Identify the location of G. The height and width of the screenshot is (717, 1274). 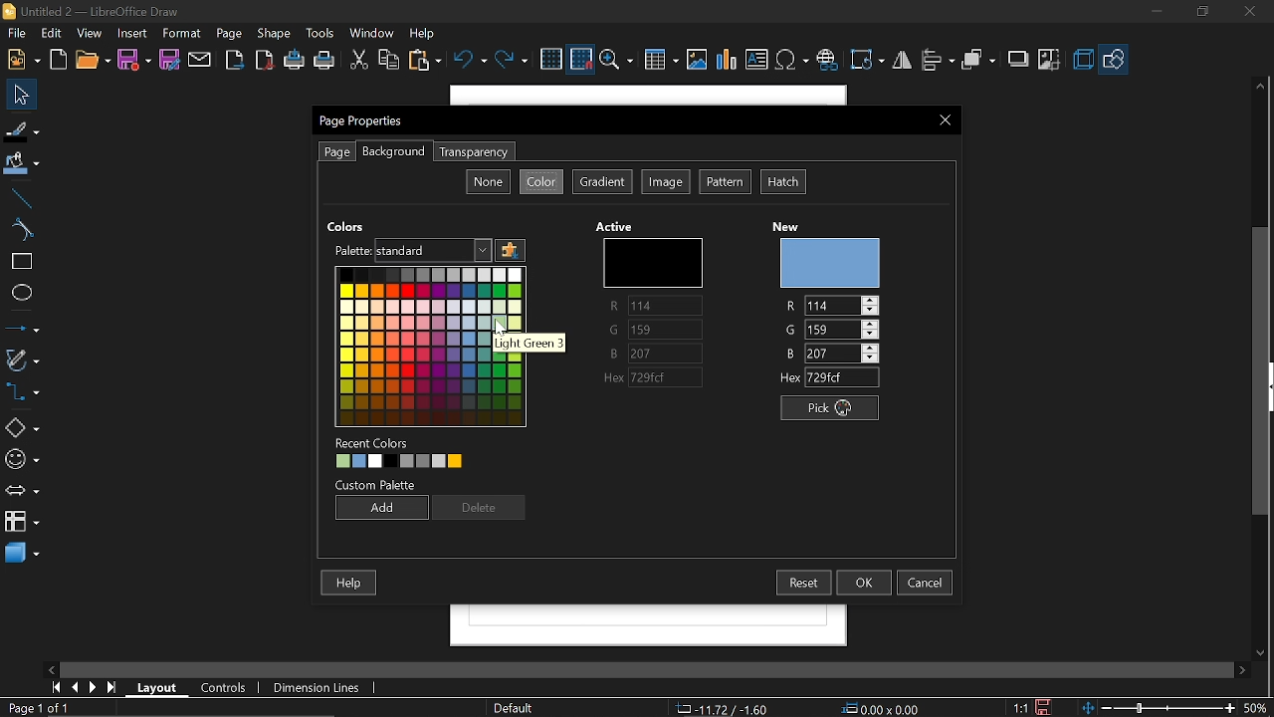
(831, 329).